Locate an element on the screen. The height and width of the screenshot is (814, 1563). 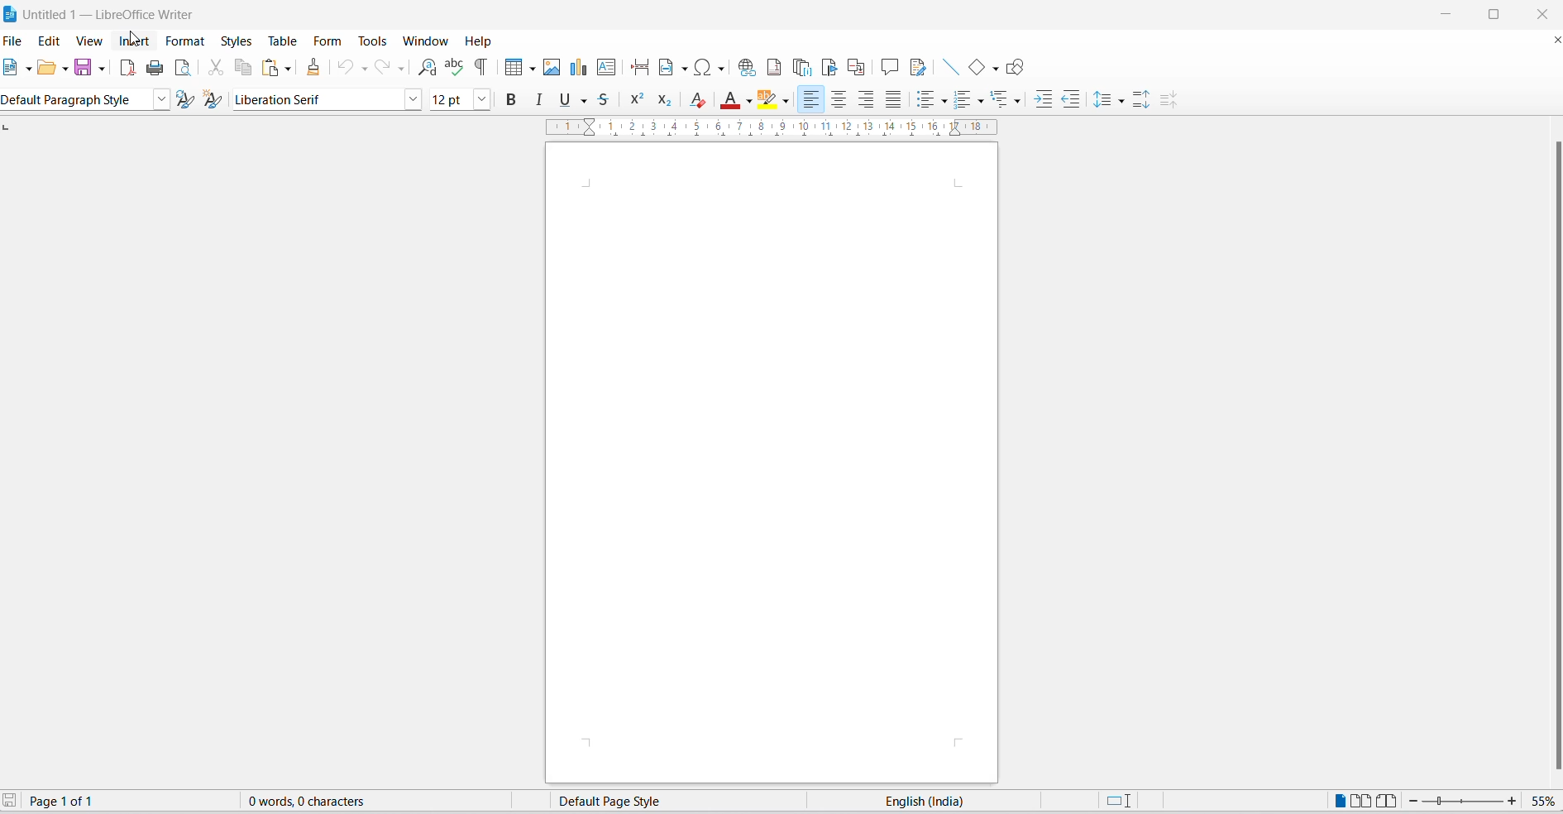
paste options is located at coordinates (289, 69).